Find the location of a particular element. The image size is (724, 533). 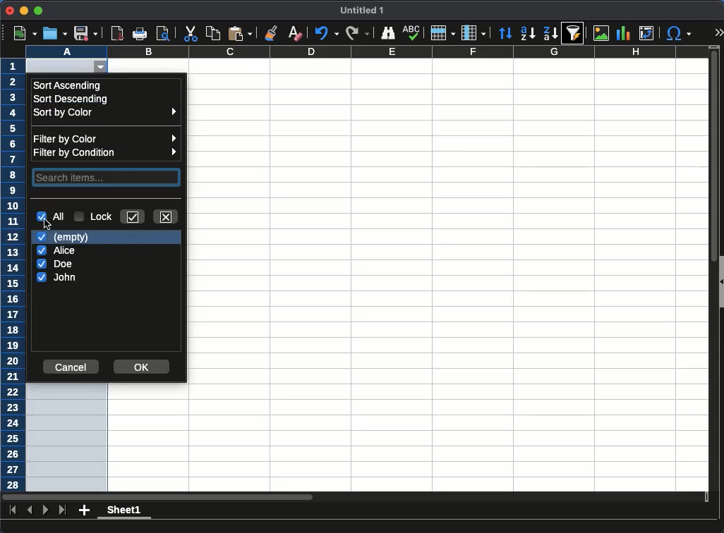

search is located at coordinates (107, 176).